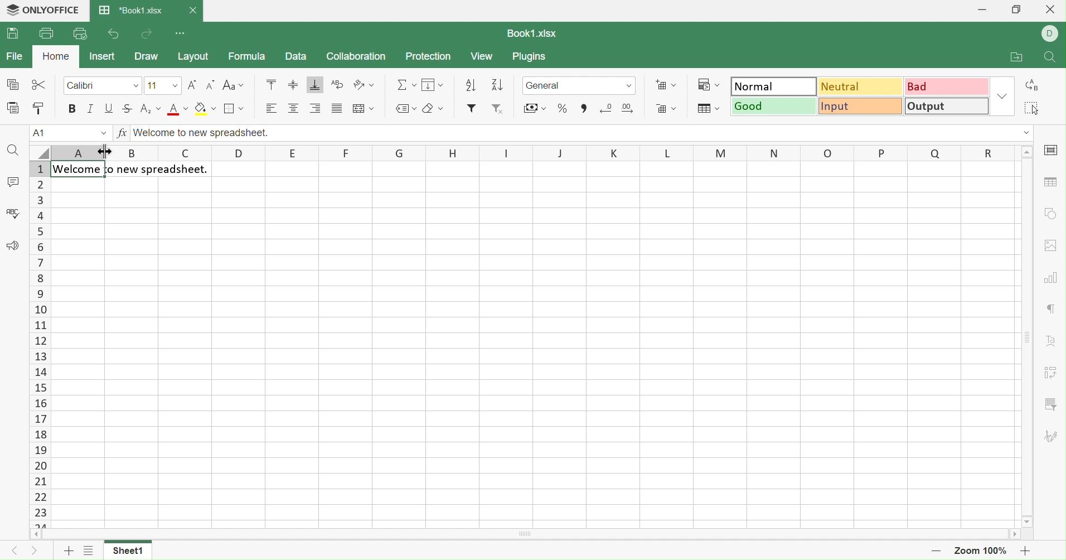 This screenshot has width=1066, height=560. Describe the element at coordinates (1053, 245) in the screenshot. I see `image settings` at that location.